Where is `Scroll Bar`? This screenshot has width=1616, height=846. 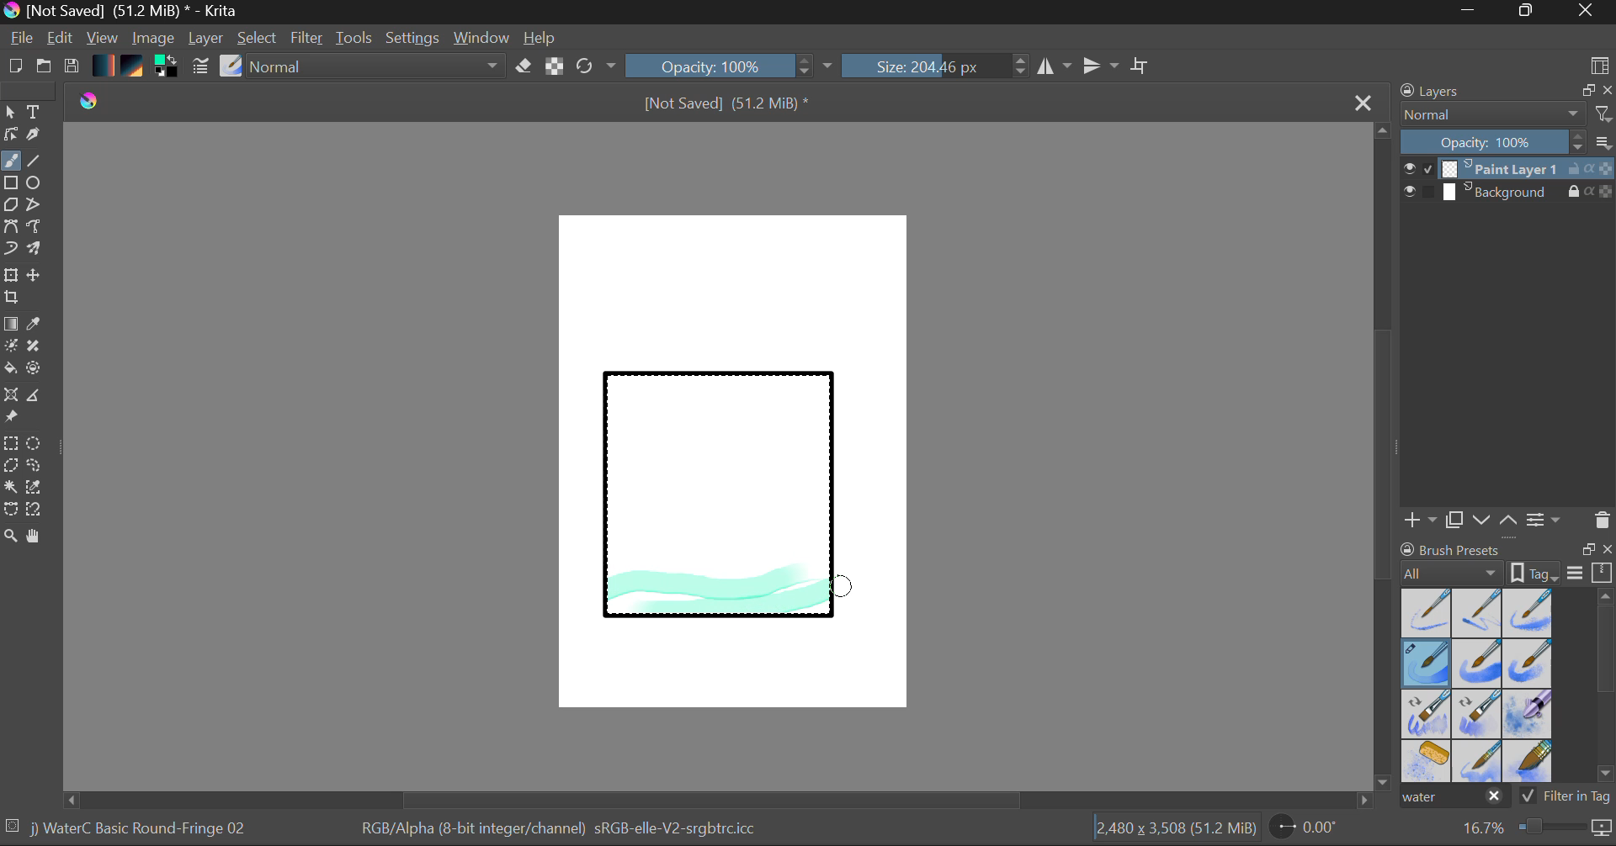
Scroll Bar is located at coordinates (1606, 689).